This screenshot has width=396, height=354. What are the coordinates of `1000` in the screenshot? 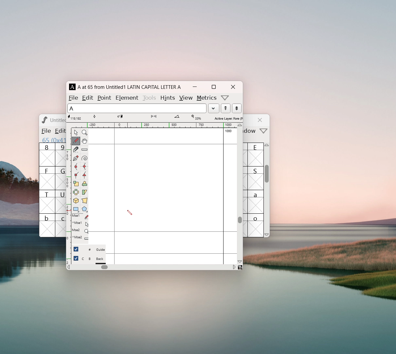 It's located at (229, 131).